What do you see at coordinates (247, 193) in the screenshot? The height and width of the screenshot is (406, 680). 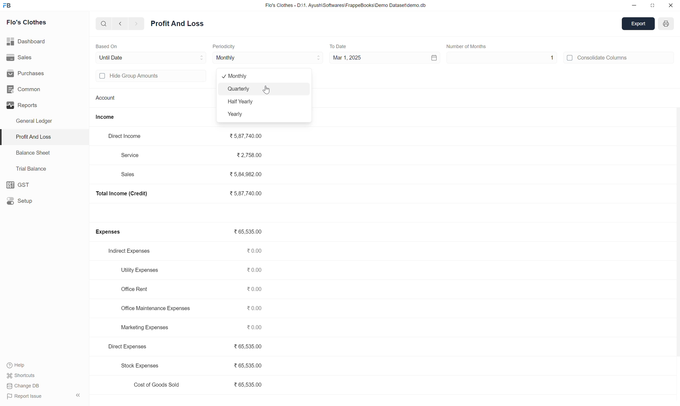 I see `₹5,87,740.00` at bounding box center [247, 193].